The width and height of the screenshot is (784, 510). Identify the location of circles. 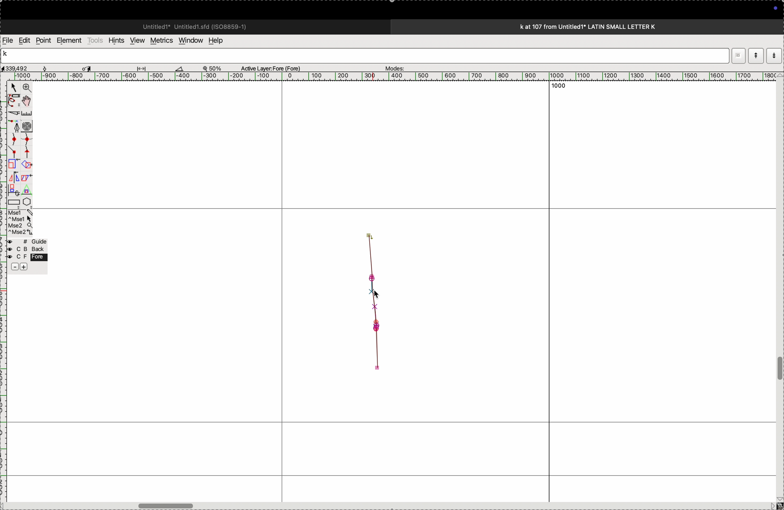
(30, 125).